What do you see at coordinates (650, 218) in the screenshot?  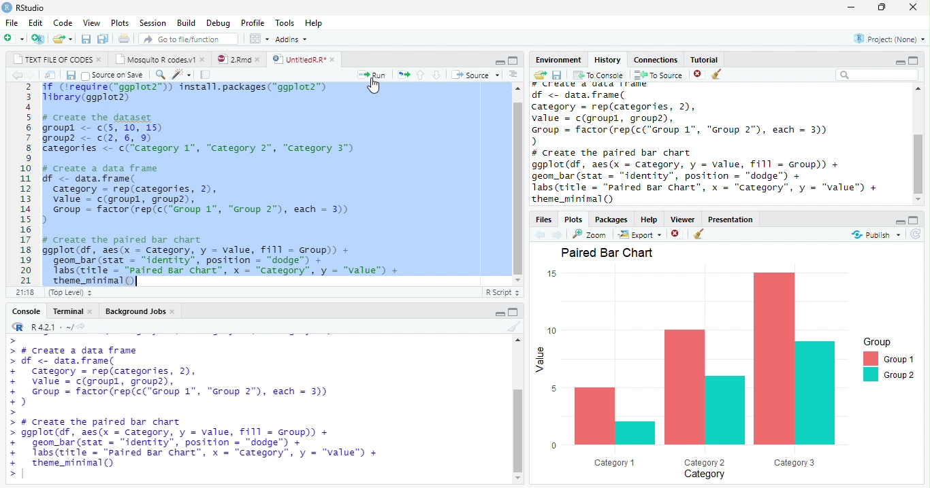 I see `help` at bounding box center [650, 218].